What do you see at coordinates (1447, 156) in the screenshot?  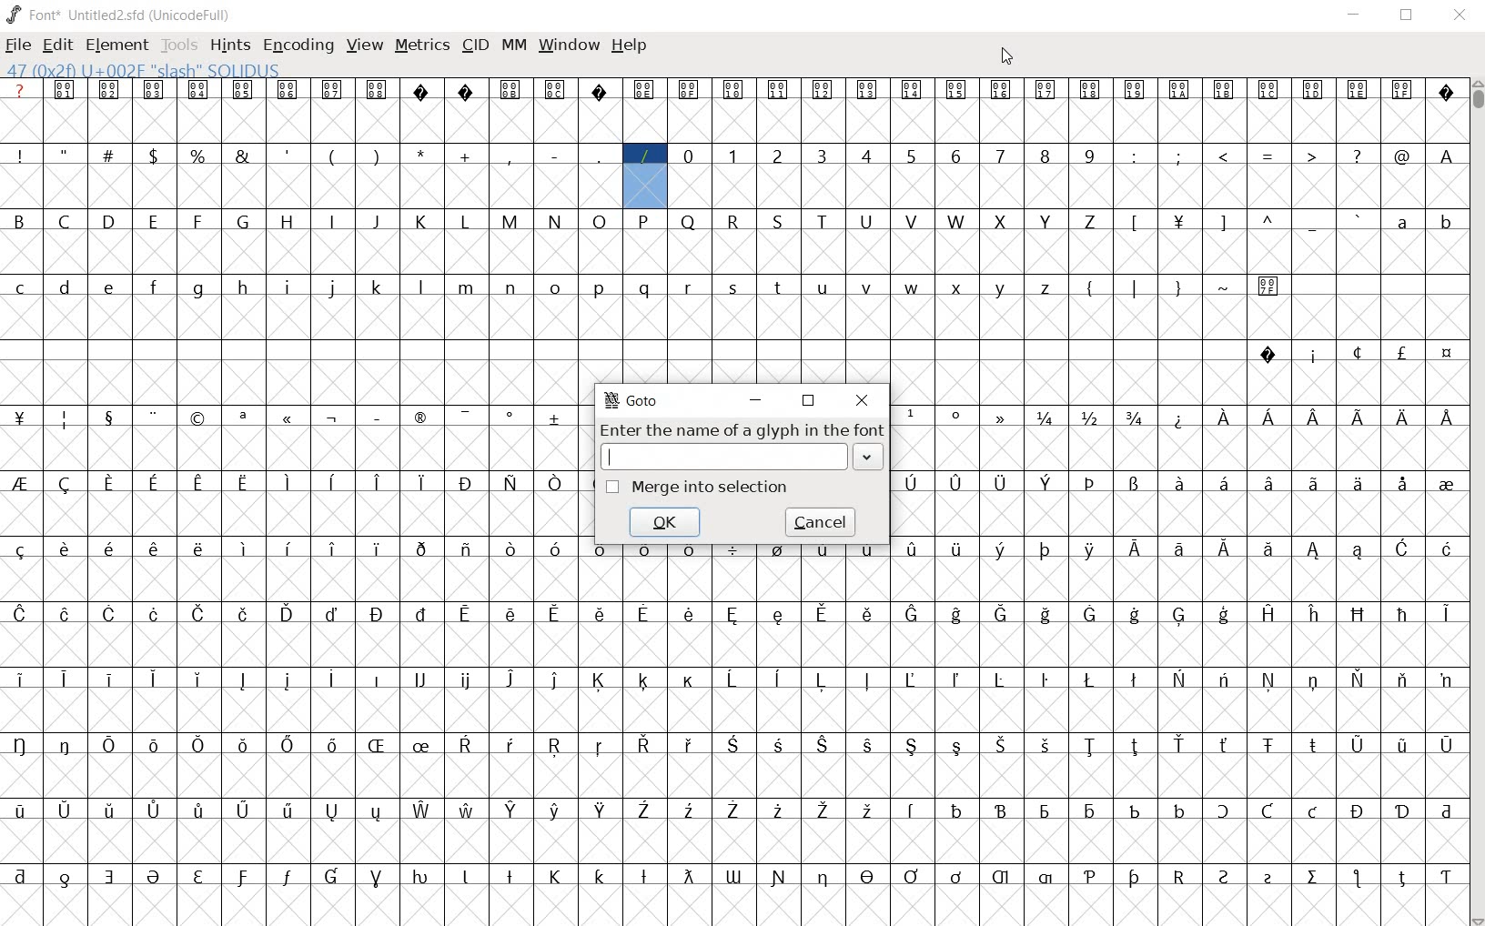 I see `glyph` at bounding box center [1447, 156].